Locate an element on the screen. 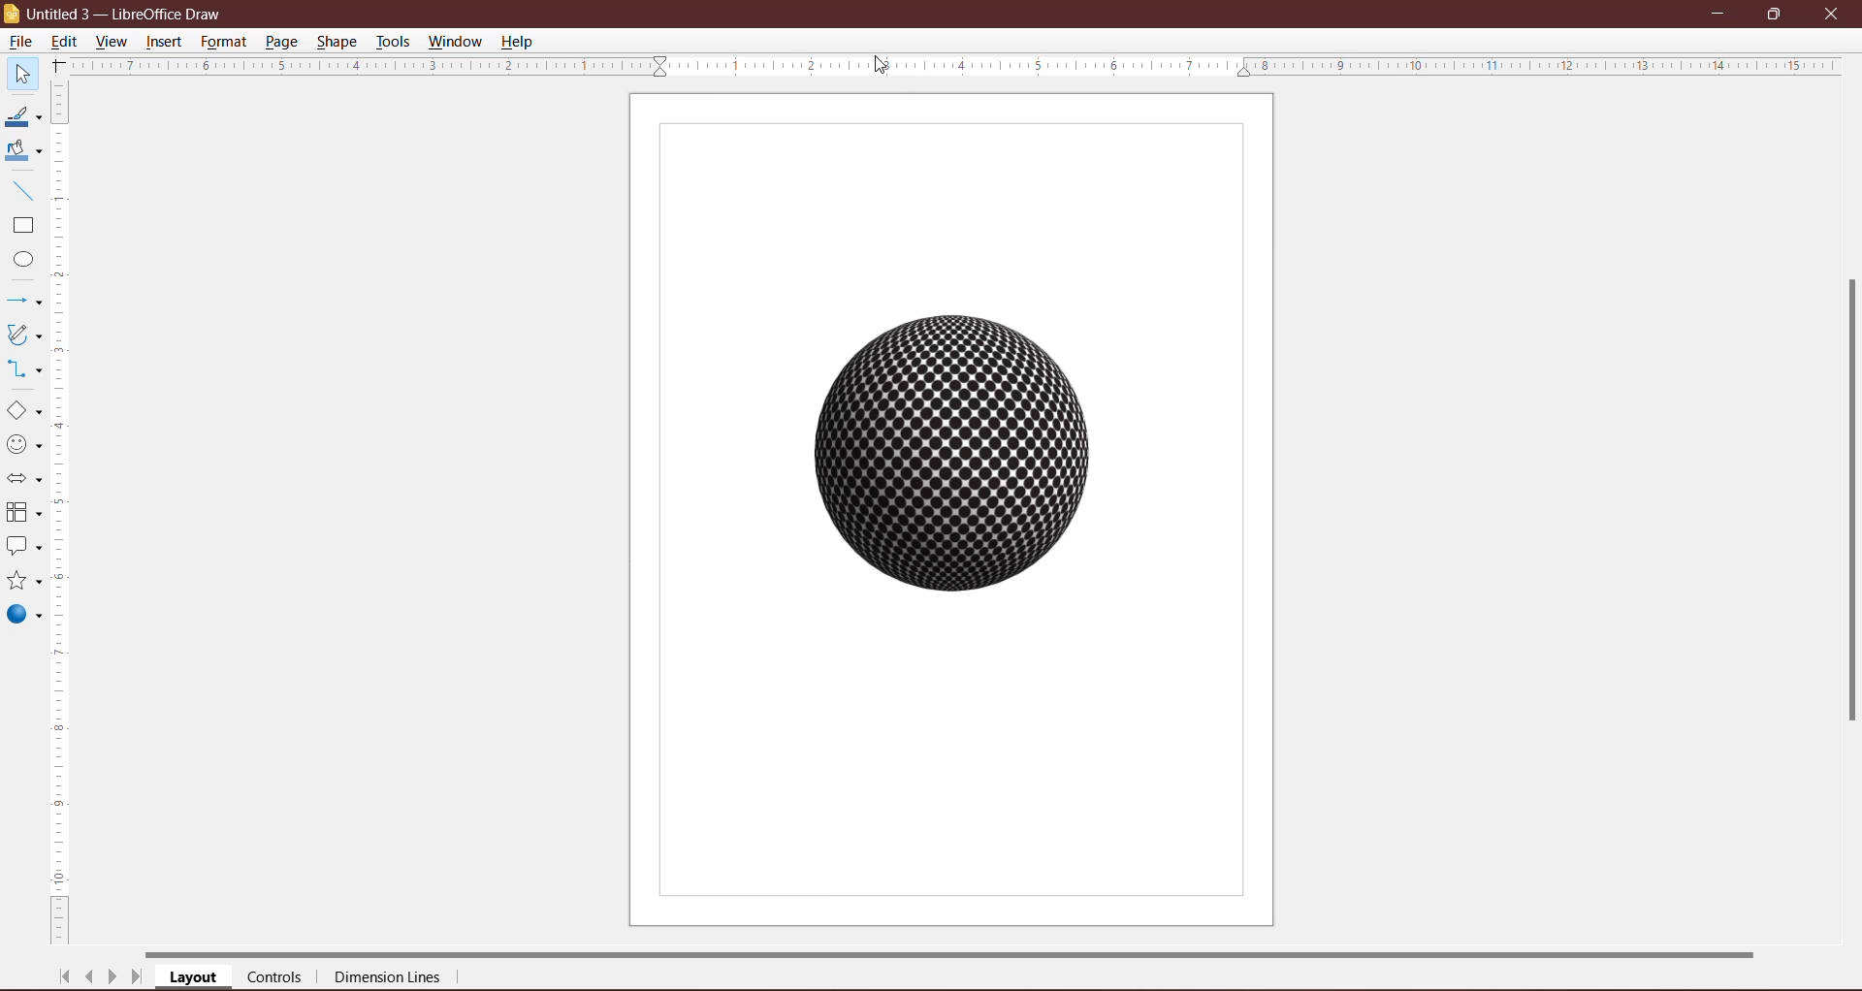  Selected texture fill applied to the object is located at coordinates (953, 457).